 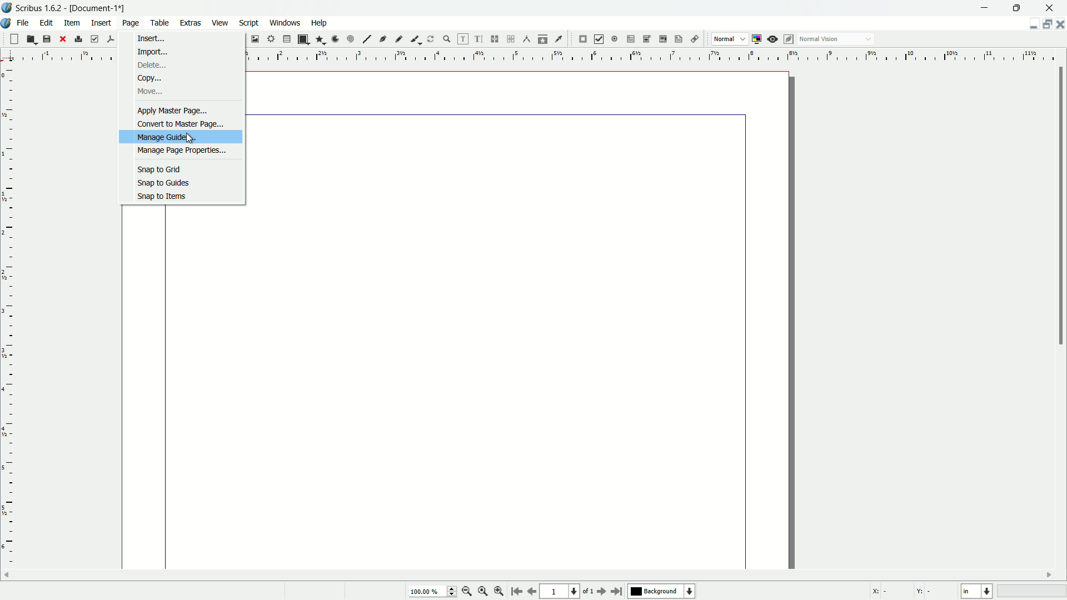 What do you see at coordinates (495, 39) in the screenshot?
I see `link text frames` at bounding box center [495, 39].